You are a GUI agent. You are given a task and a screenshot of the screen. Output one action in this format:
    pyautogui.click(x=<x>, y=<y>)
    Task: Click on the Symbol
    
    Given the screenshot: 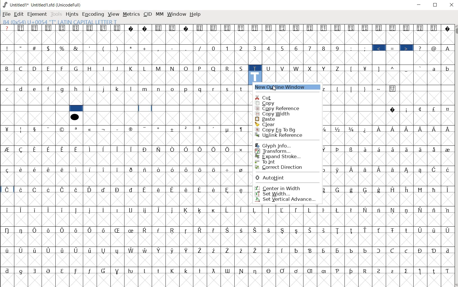 What is the action you would take?
    pyautogui.click(x=118, y=169)
    